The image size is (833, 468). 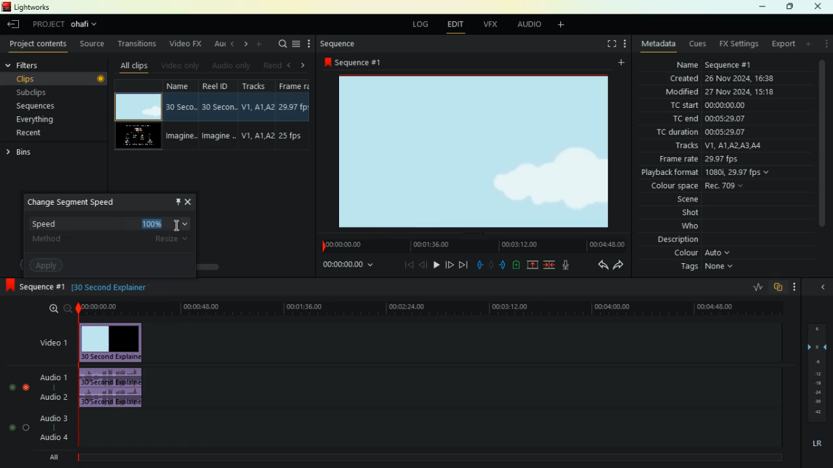 What do you see at coordinates (137, 137) in the screenshot?
I see `video` at bounding box center [137, 137].